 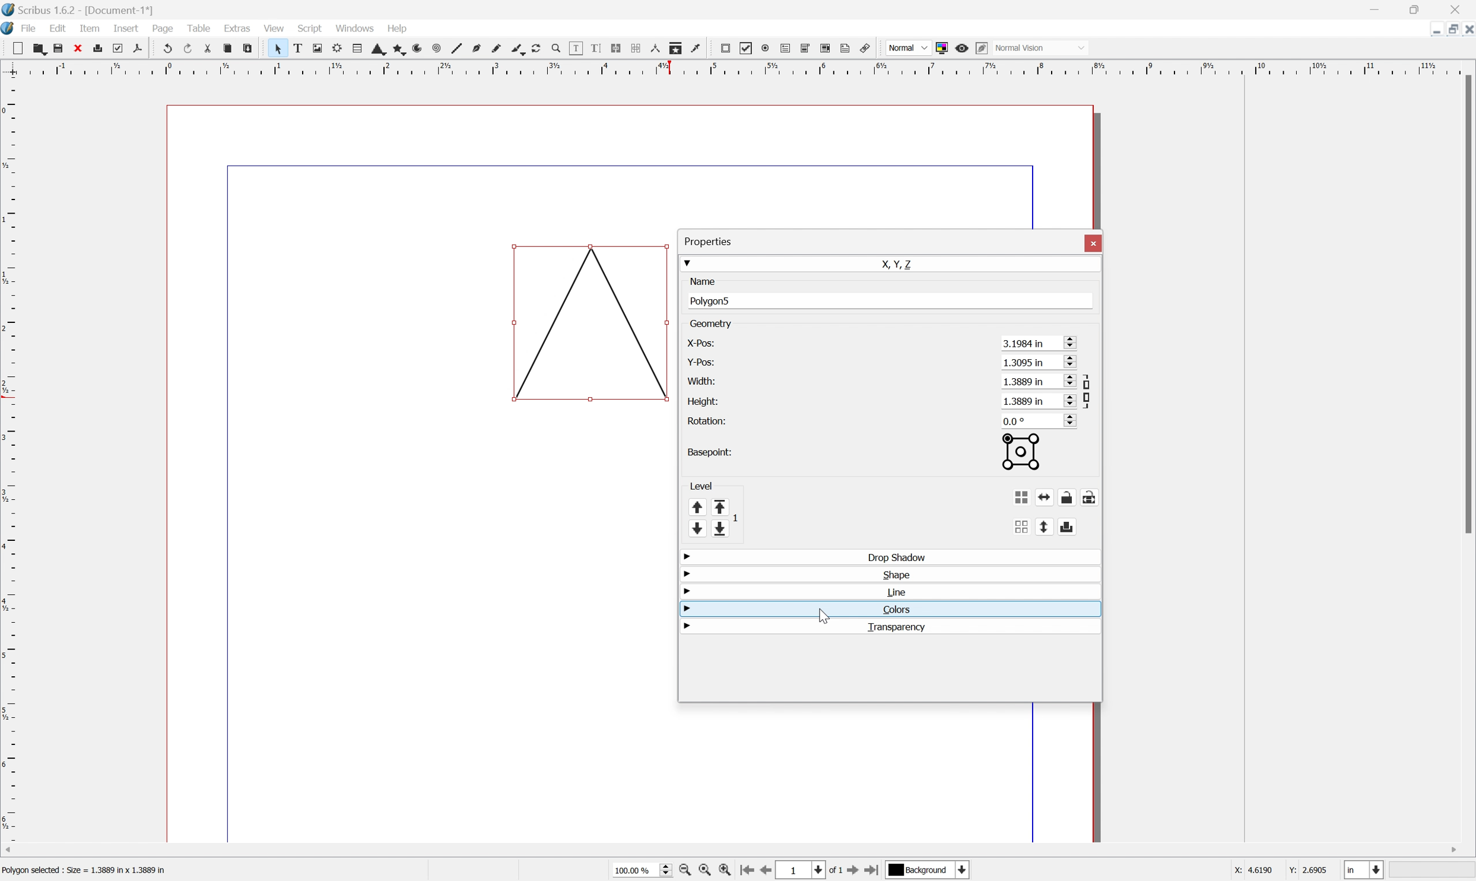 I want to click on Rotate item, so click(x=540, y=49).